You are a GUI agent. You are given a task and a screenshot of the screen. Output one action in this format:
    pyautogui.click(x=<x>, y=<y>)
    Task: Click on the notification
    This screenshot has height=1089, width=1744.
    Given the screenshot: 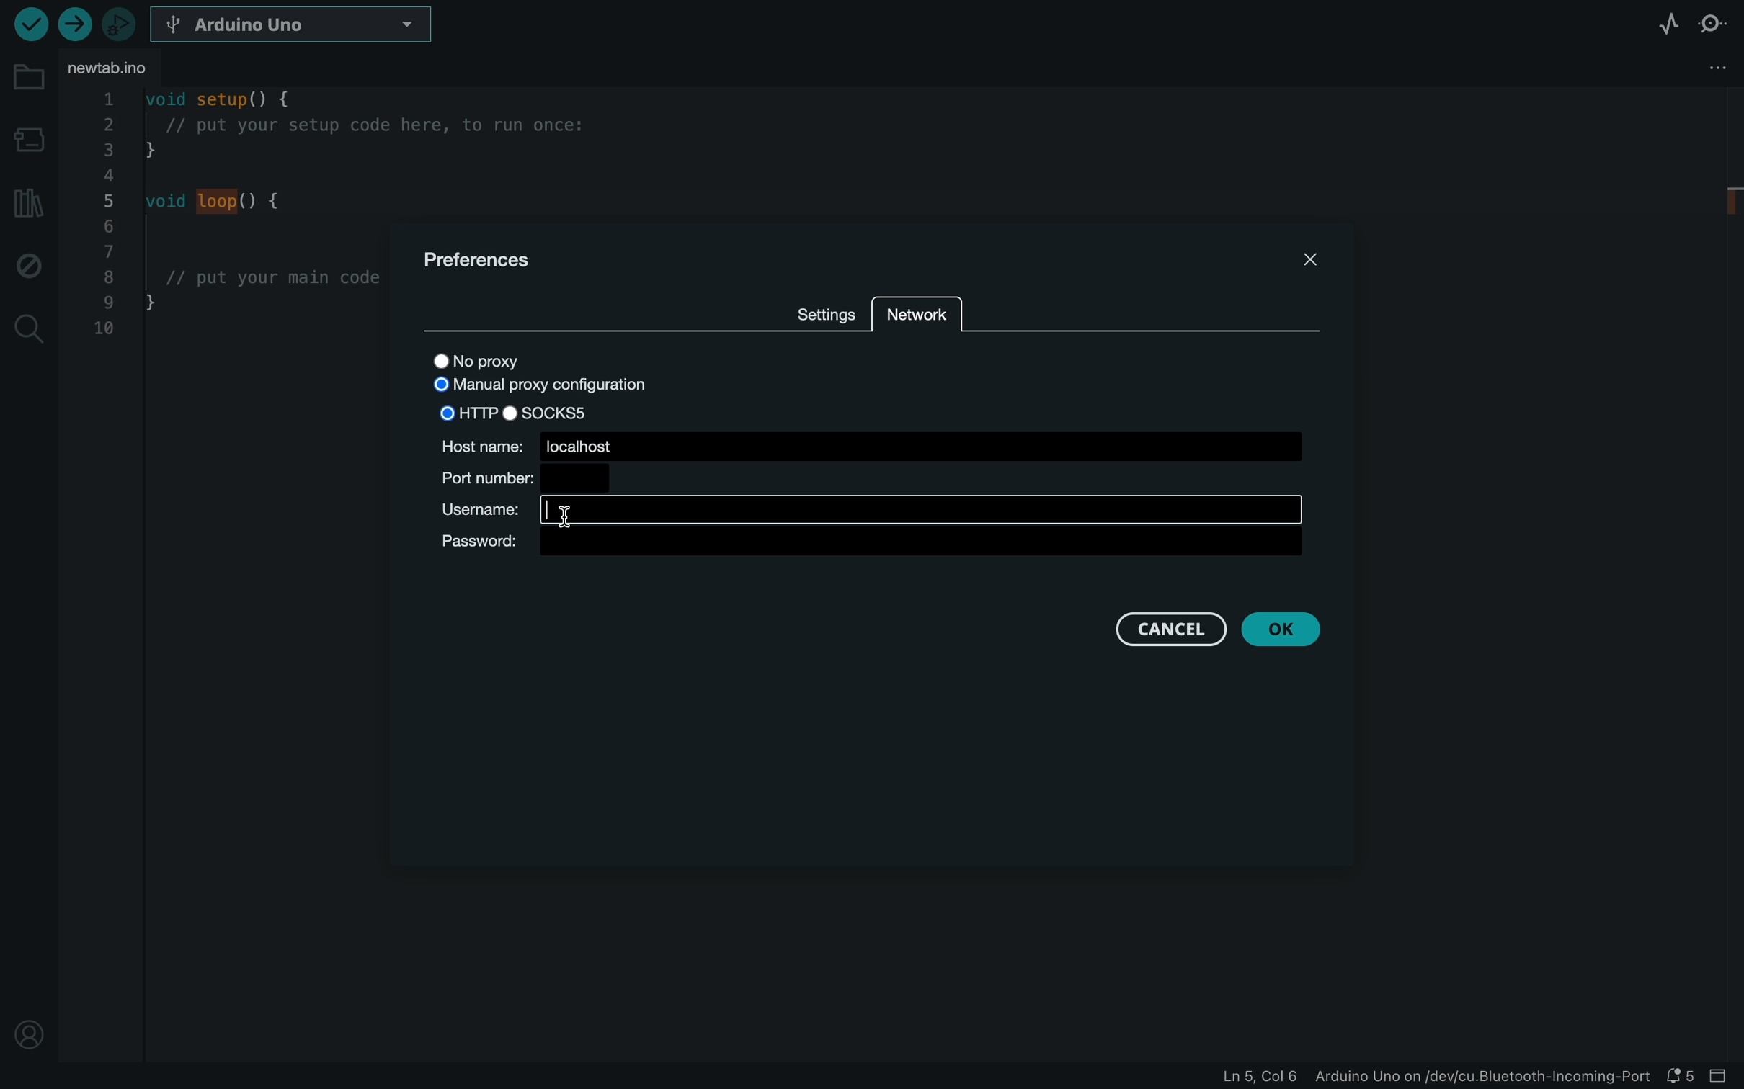 What is the action you would take?
    pyautogui.click(x=1682, y=1076)
    